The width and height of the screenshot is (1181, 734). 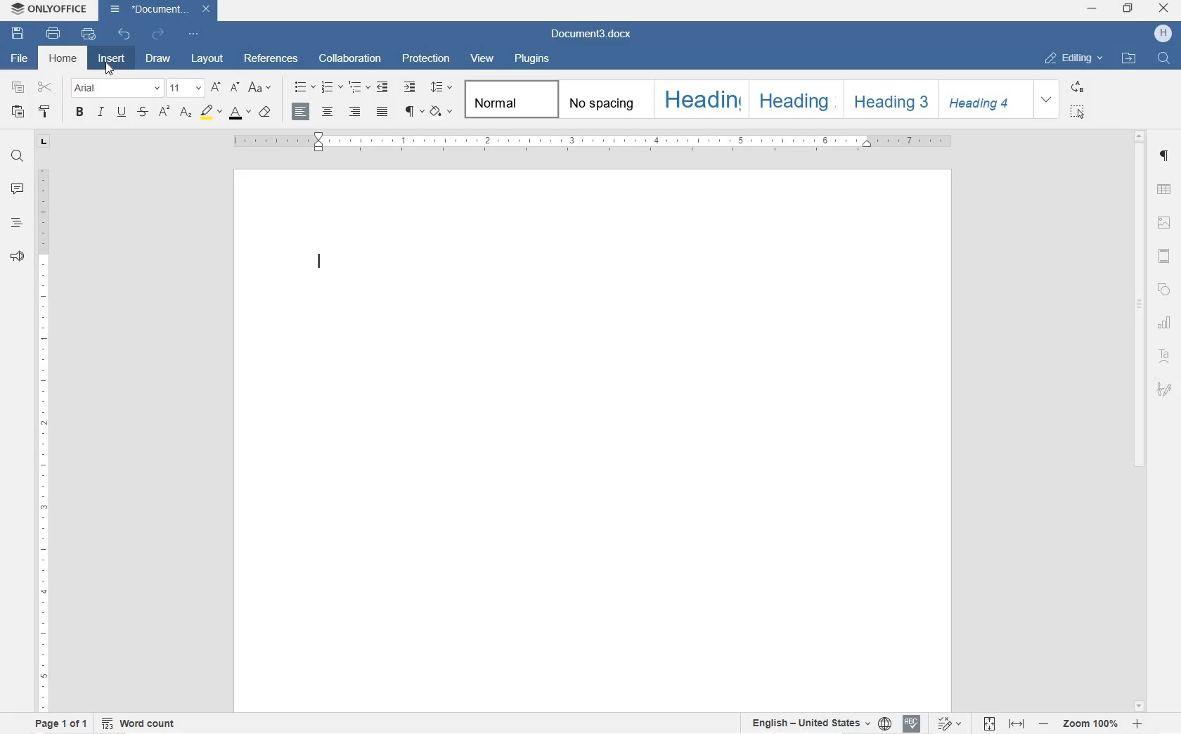 What do you see at coordinates (44, 141) in the screenshot?
I see `TAB` at bounding box center [44, 141].